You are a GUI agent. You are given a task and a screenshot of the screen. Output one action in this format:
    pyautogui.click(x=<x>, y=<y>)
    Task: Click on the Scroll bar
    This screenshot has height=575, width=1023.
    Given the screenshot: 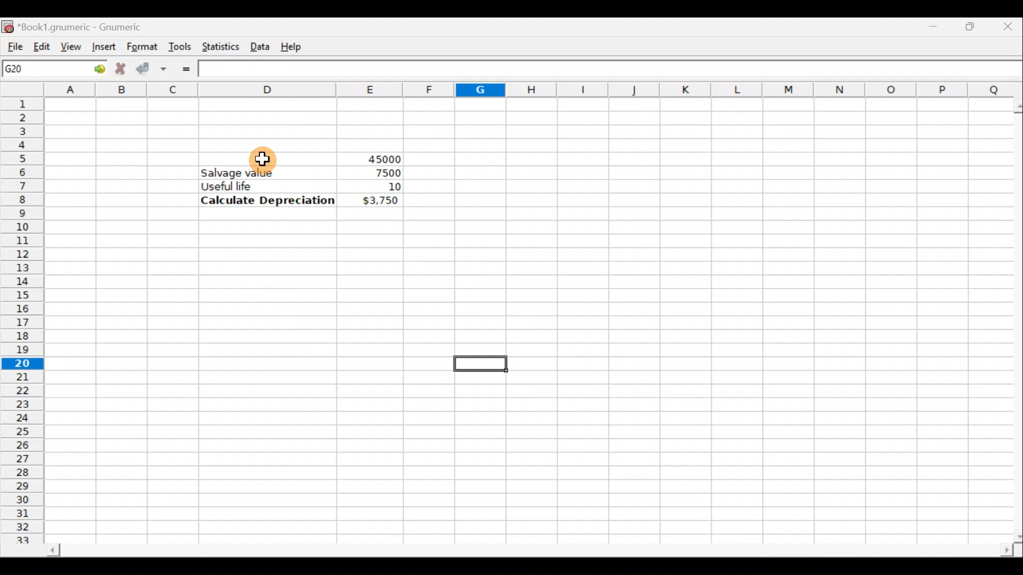 What is the action you would take?
    pyautogui.click(x=528, y=552)
    